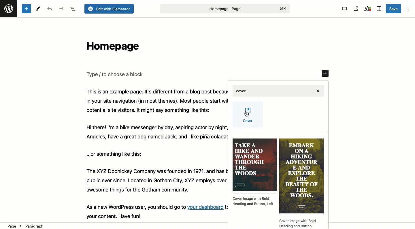 The image size is (415, 229). Describe the element at coordinates (254, 172) in the screenshot. I see `Template` at that location.